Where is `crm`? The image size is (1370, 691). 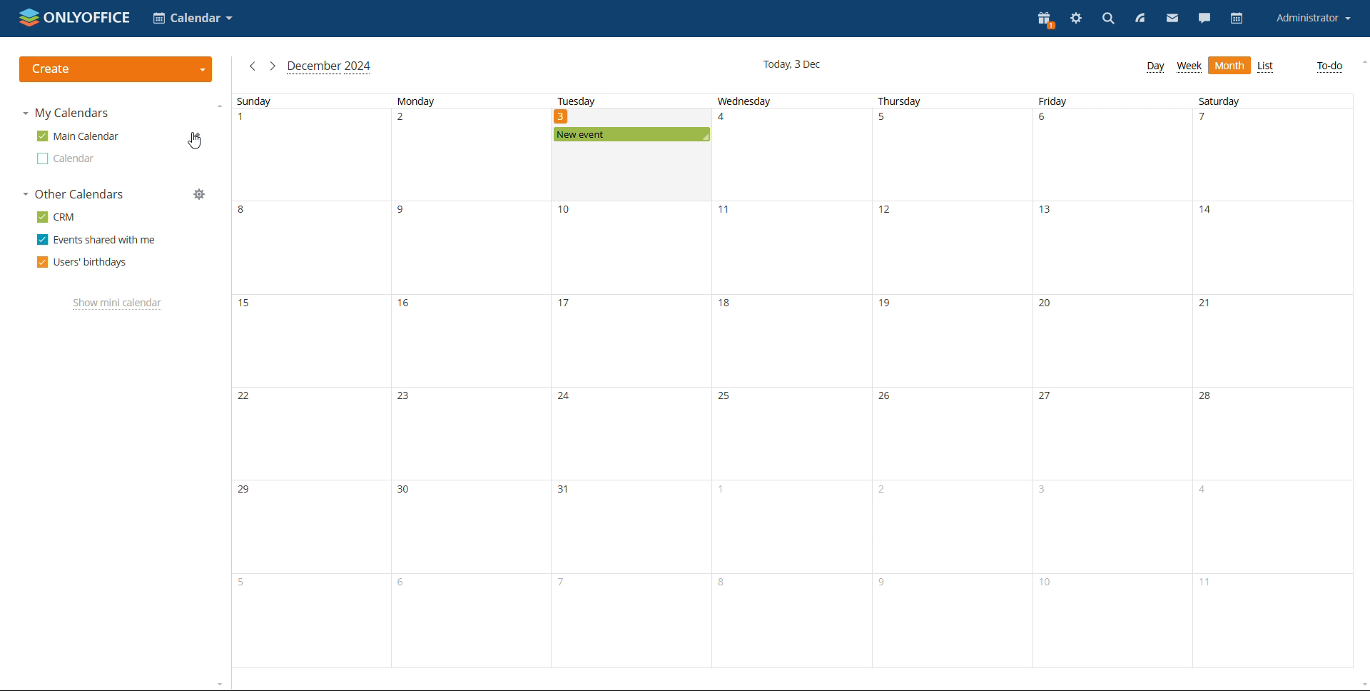
crm is located at coordinates (55, 217).